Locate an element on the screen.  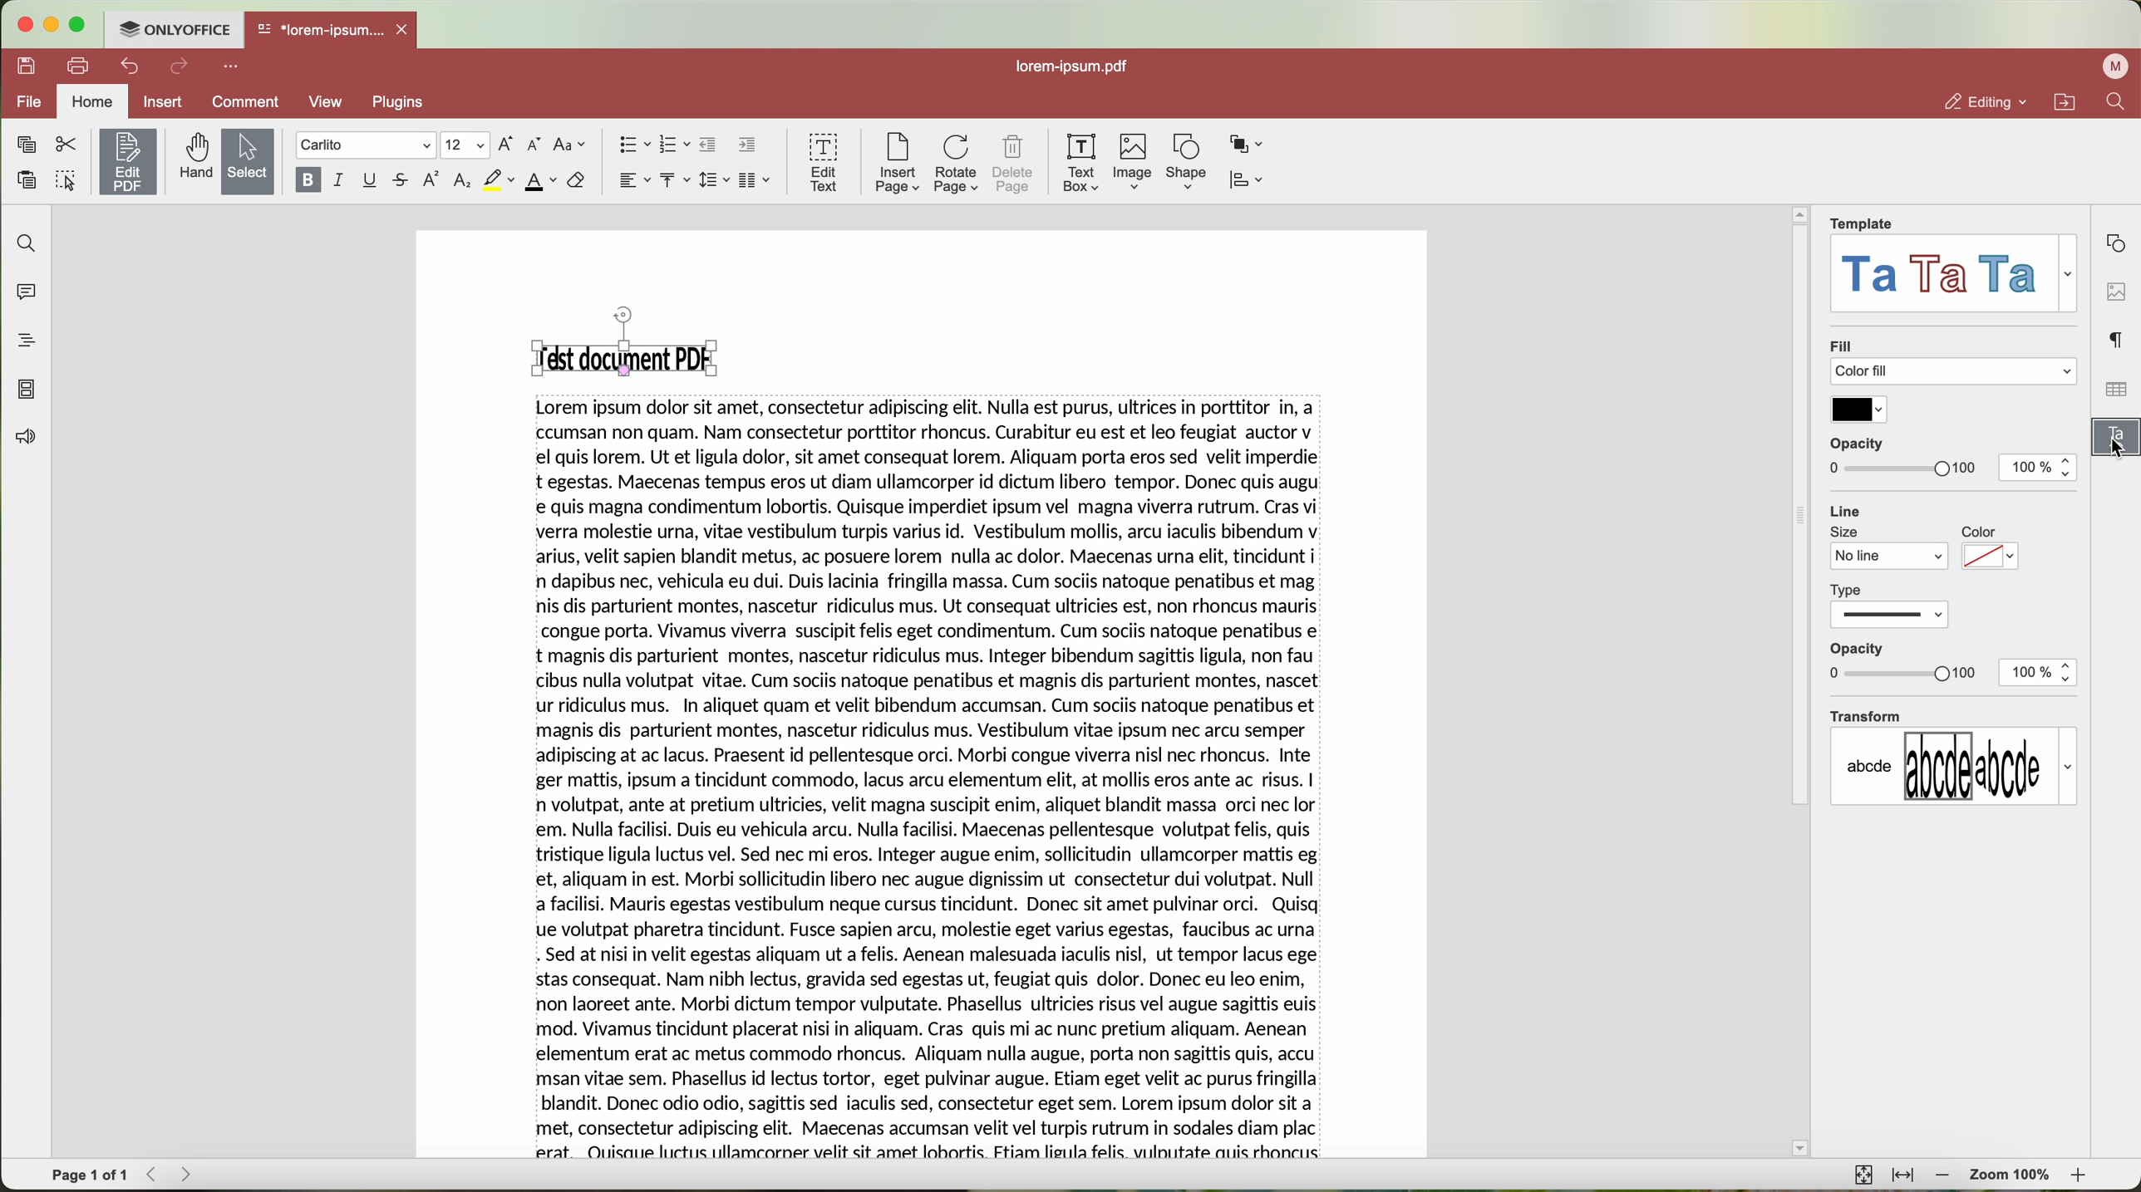
comments is located at coordinates (30, 293).